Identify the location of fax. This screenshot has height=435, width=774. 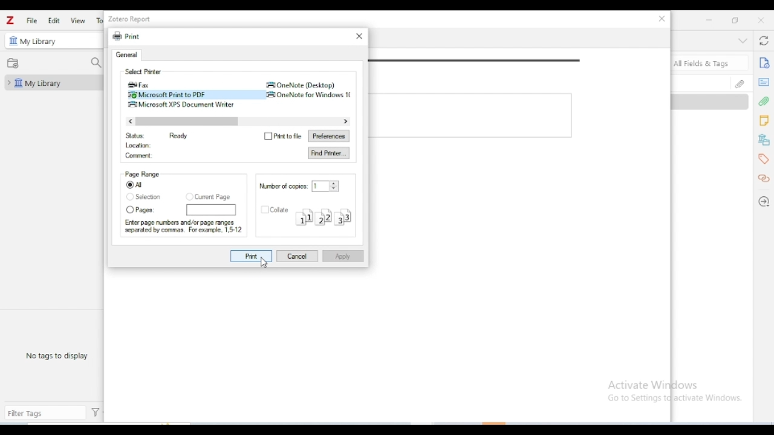
(140, 85).